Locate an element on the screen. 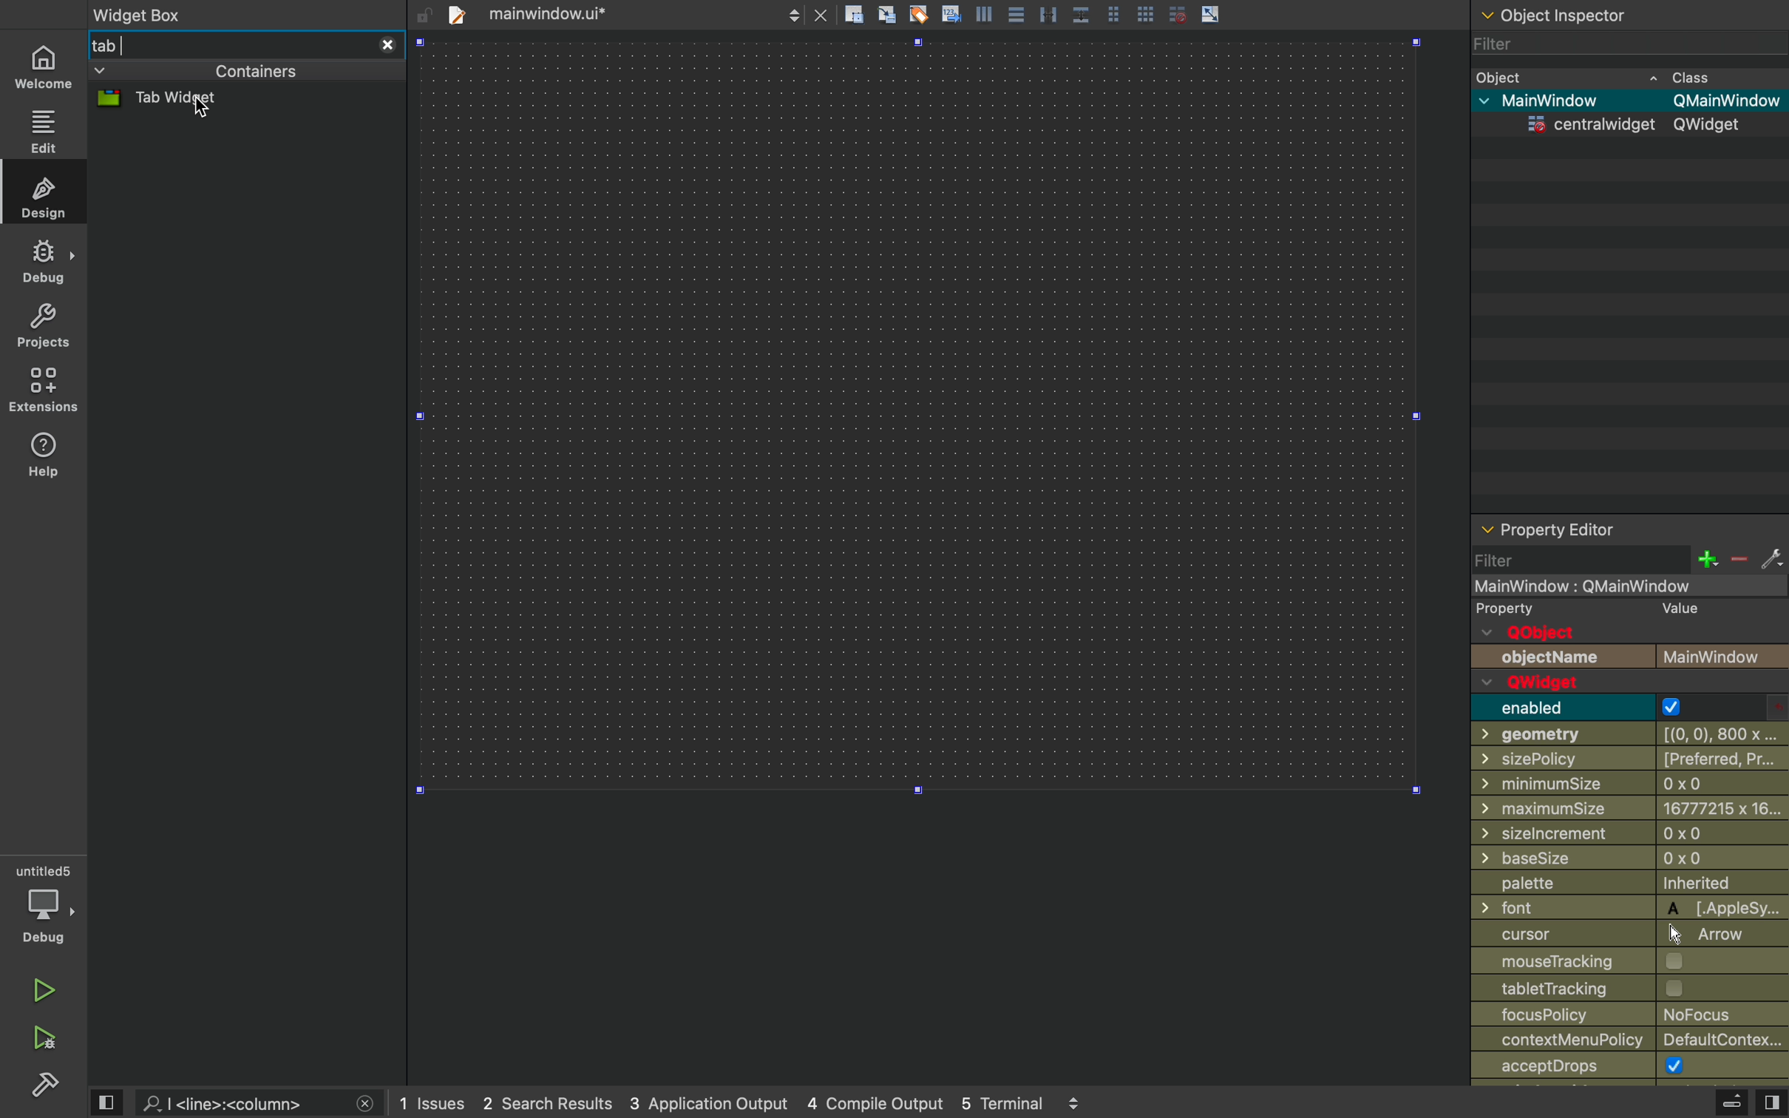  accept drops is located at coordinates (1631, 1068).